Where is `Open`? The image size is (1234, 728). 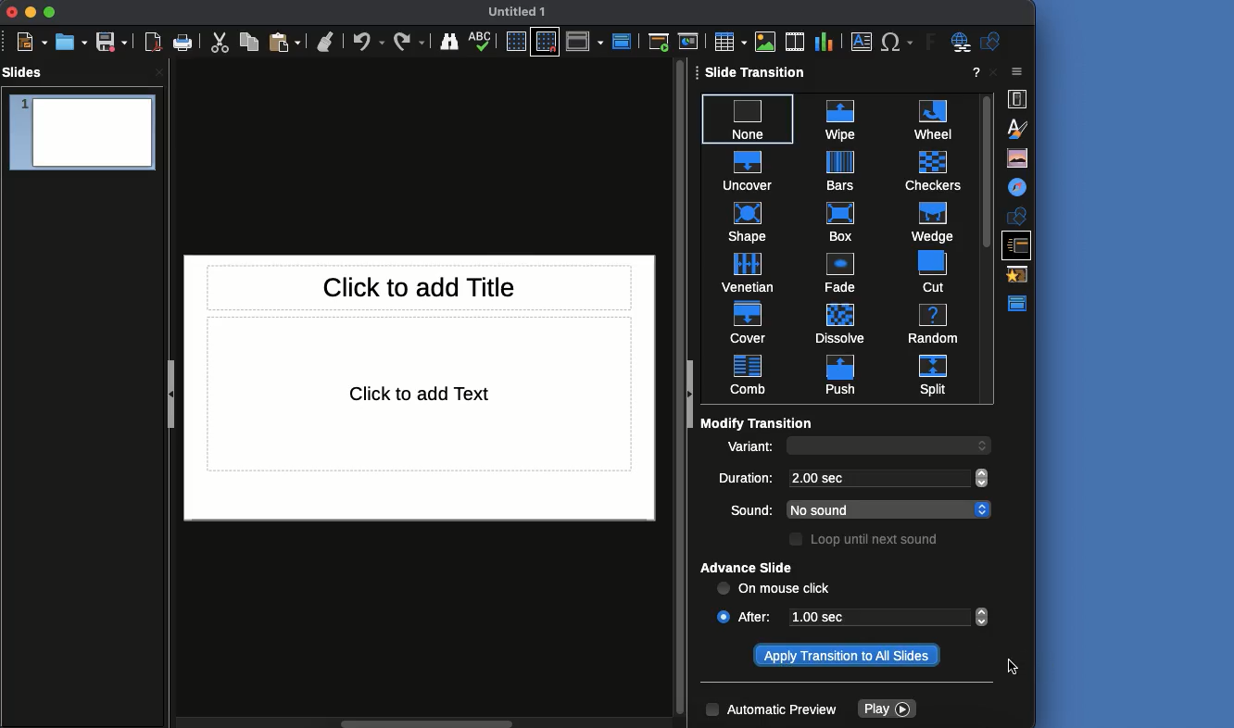 Open is located at coordinates (72, 40).